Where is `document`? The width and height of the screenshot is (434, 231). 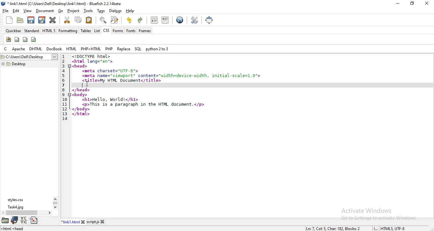 document is located at coordinates (45, 10).